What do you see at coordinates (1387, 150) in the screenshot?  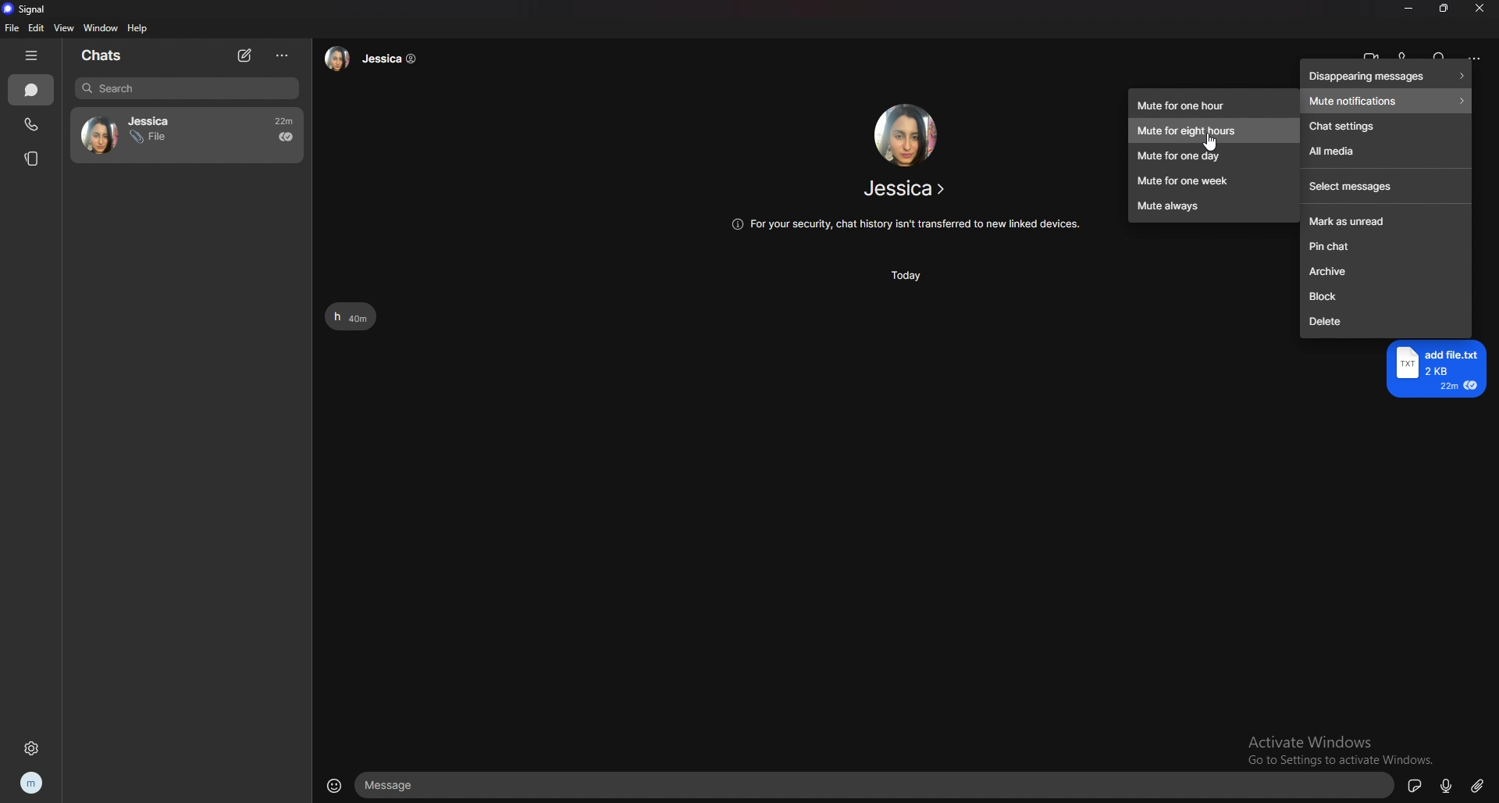 I see `all media` at bounding box center [1387, 150].